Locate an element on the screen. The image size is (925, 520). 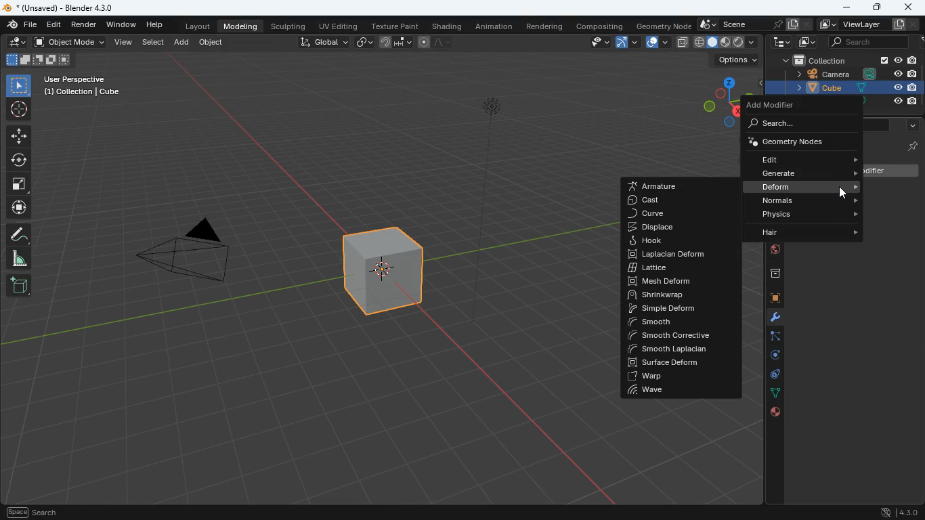
normals is located at coordinates (811, 202).